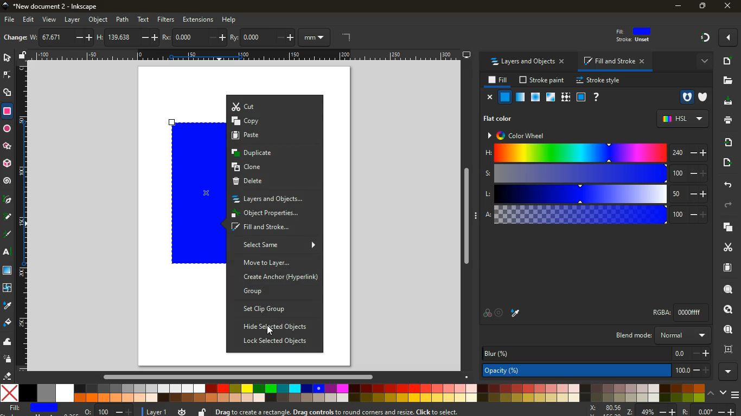 The image size is (741, 416). Describe the element at coordinates (30, 20) in the screenshot. I see `edit` at that location.